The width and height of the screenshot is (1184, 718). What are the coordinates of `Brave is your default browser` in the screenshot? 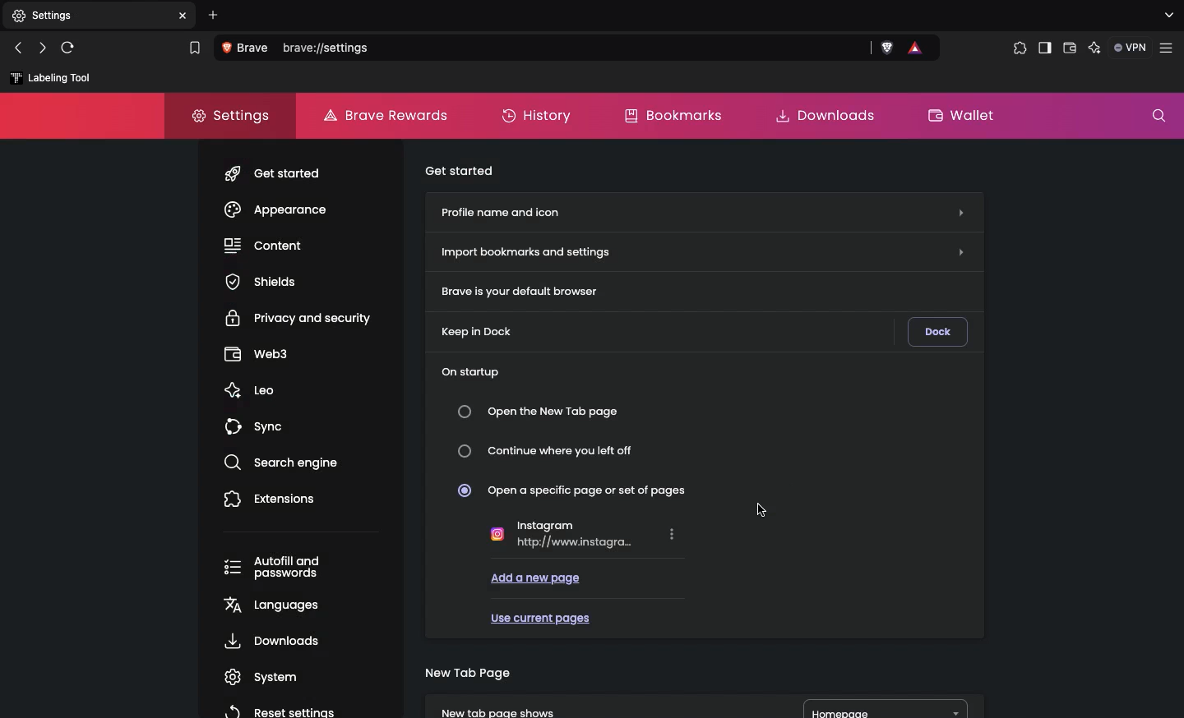 It's located at (513, 290).